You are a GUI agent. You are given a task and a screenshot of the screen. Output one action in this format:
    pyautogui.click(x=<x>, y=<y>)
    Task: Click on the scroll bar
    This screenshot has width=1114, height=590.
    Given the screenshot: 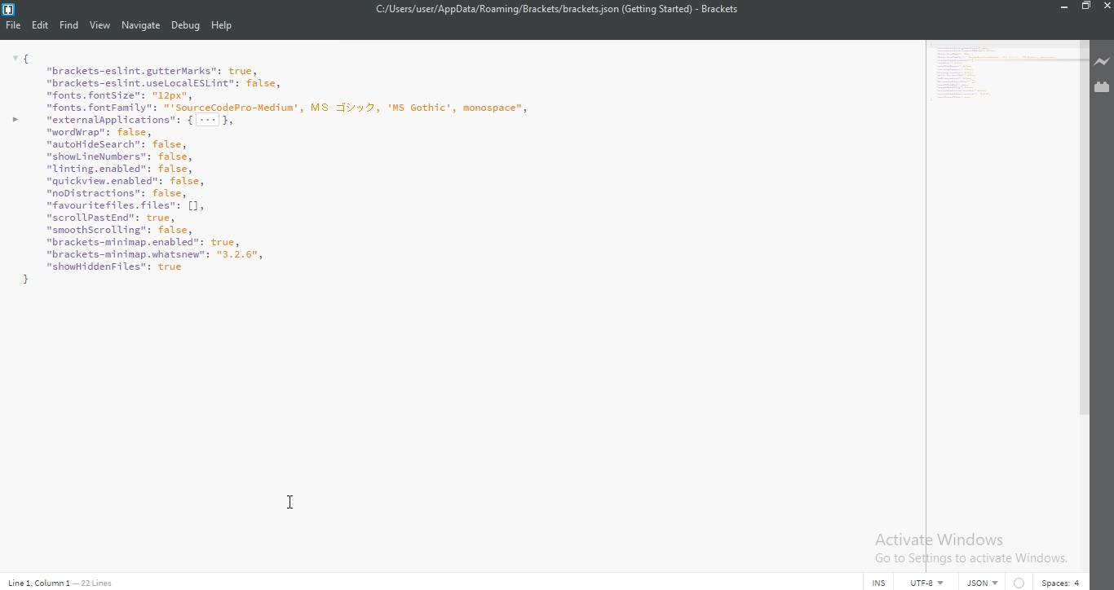 What is the action you would take?
    pyautogui.click(x=1083, y=227)
    